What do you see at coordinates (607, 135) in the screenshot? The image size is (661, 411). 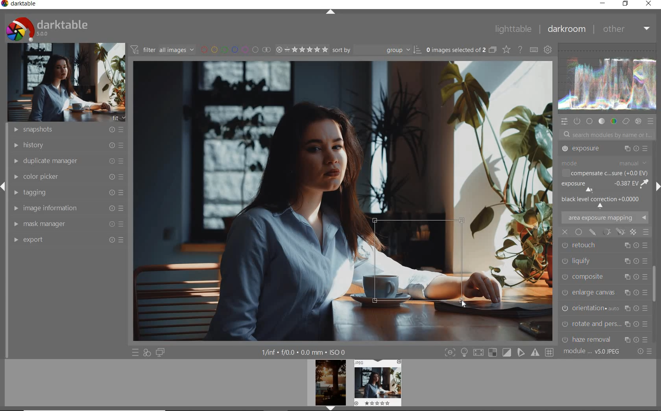 I see `SEARCH MODULES` at bounding box center [607, 135].